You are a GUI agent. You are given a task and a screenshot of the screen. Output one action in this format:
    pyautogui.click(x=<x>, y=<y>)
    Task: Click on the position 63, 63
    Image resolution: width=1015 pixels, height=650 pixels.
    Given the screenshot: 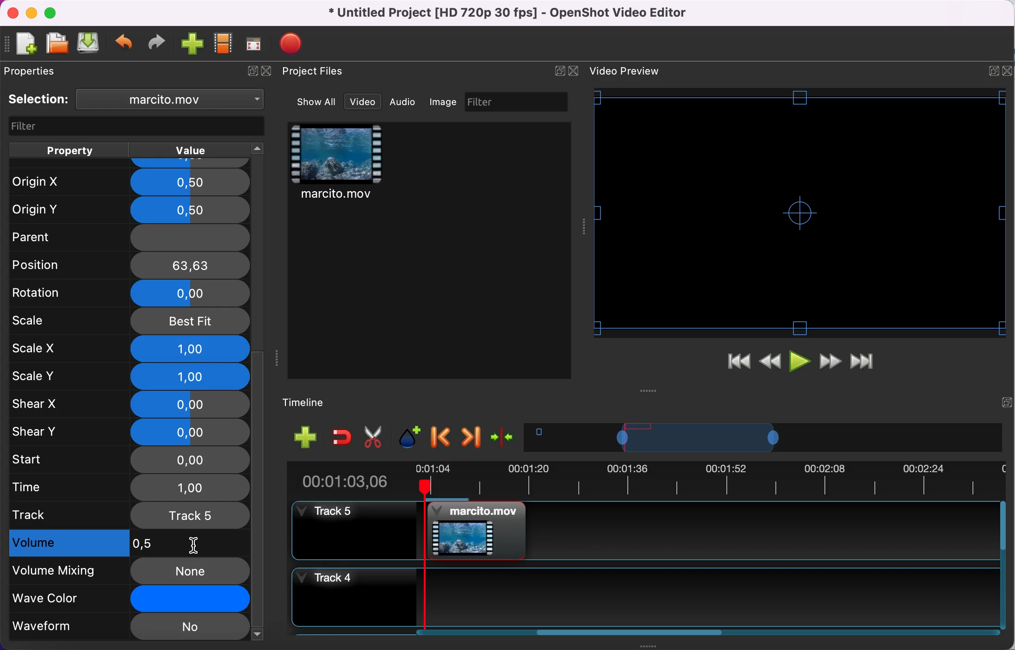 What is the action you would take?
    pyautogui.click(x=131, y=264)
    